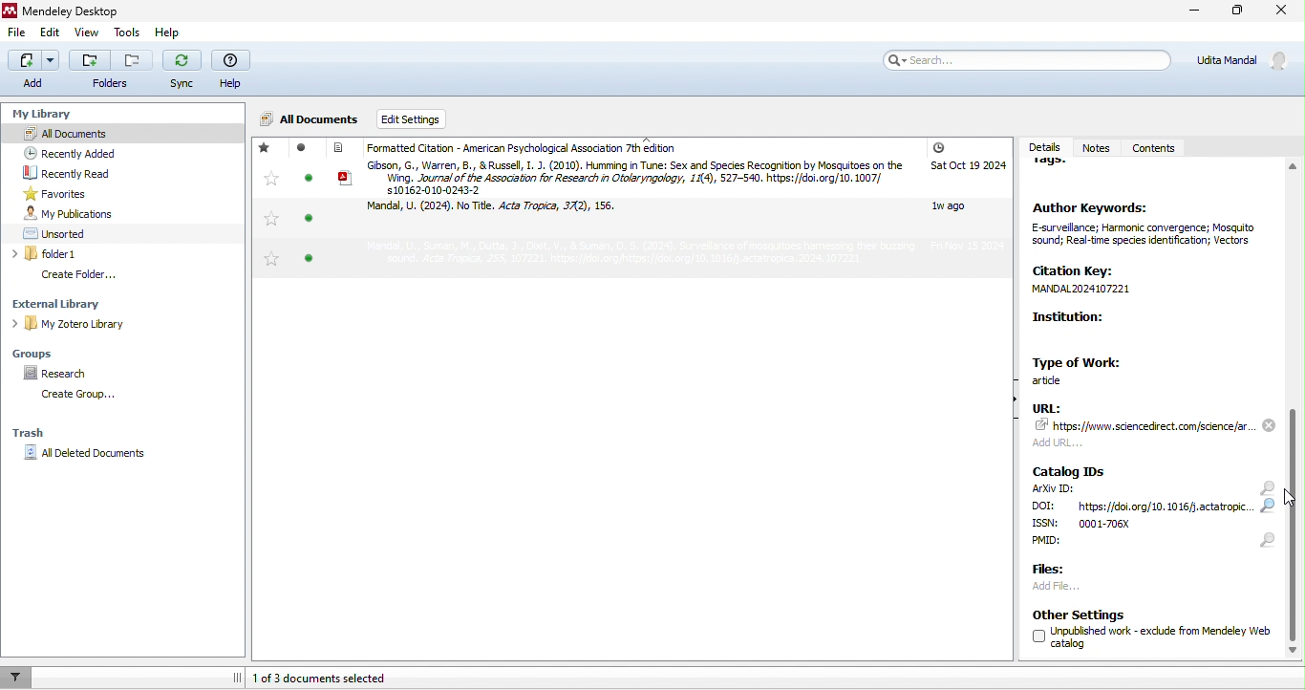 The image size is (1305, 690). What do you see at coordinates (1024, 59) in the screenshot?
I see `search bar` at bounding box center [1024, 59].